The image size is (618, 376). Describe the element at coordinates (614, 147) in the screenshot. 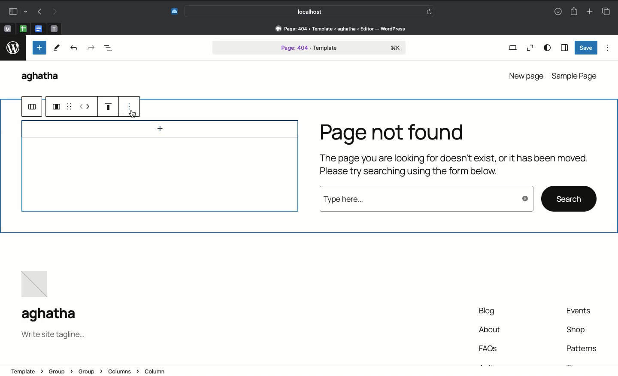

I see `Scrollbar` at that location.